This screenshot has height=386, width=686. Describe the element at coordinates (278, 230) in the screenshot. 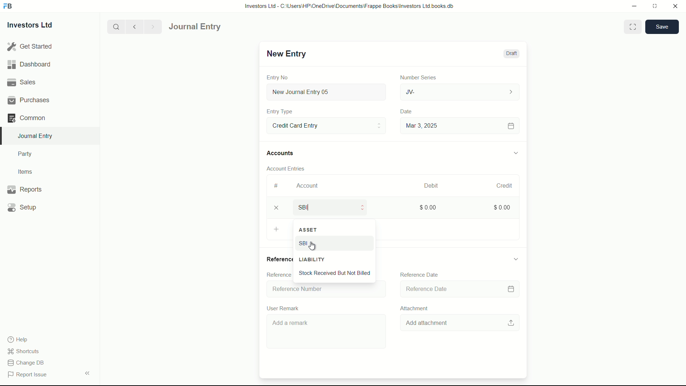

I see `Aad Row` at that location.